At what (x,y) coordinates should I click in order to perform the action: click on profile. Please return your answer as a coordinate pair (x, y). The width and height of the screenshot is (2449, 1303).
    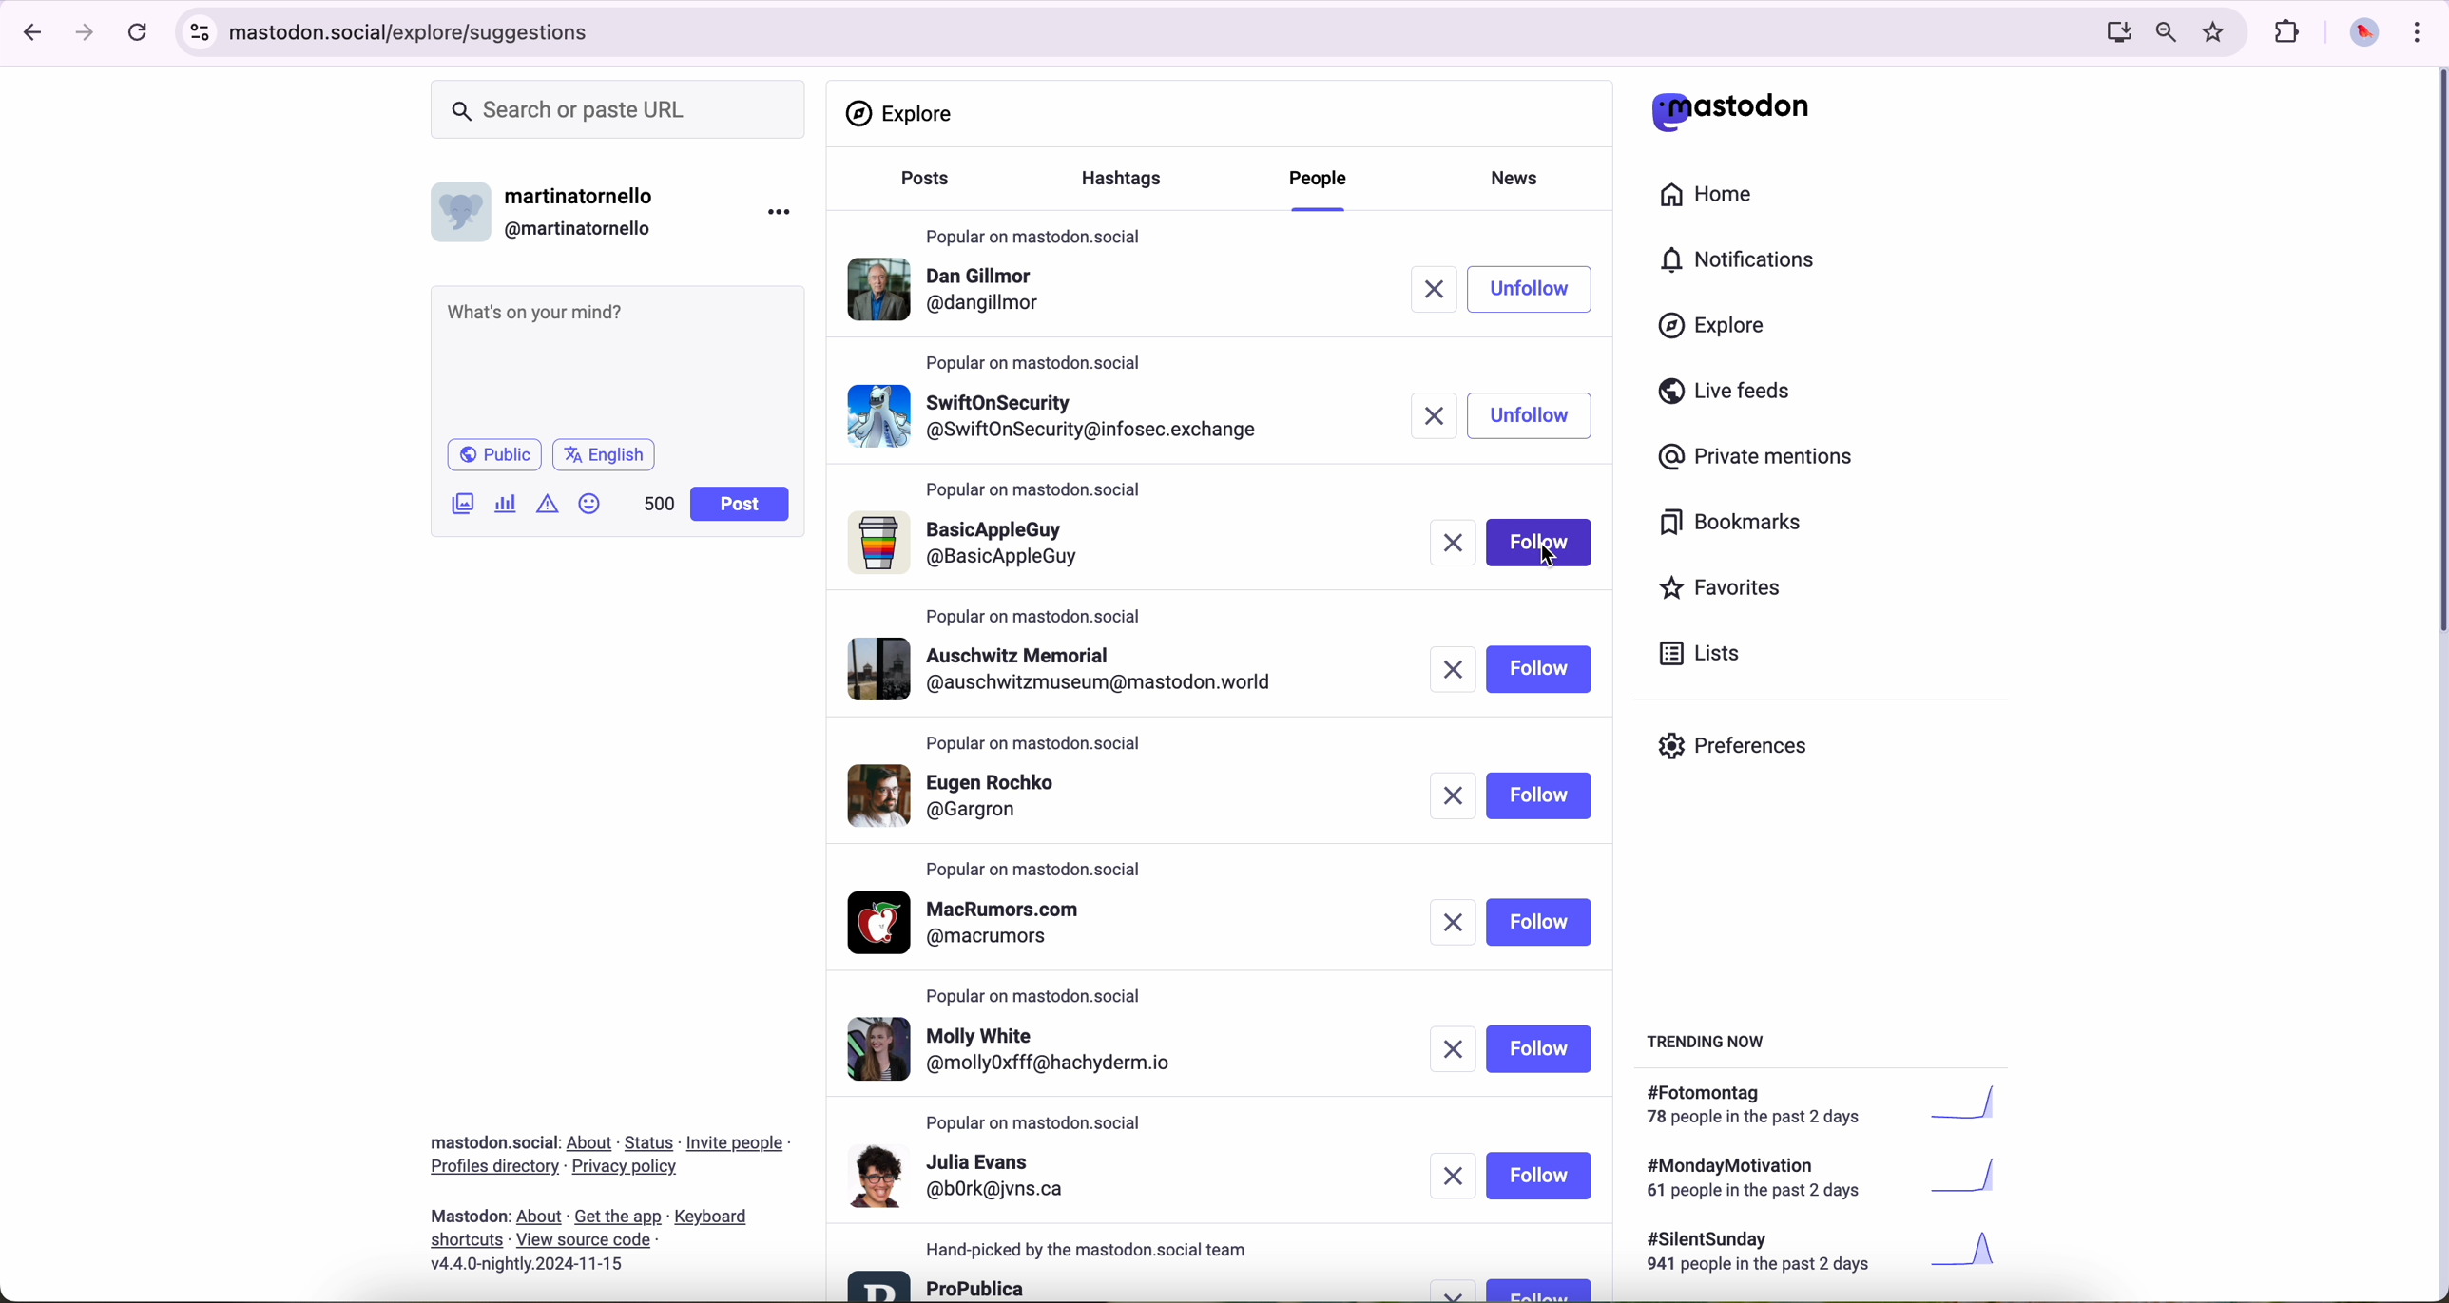
    Looking at the image, I should click on (939, 1284).